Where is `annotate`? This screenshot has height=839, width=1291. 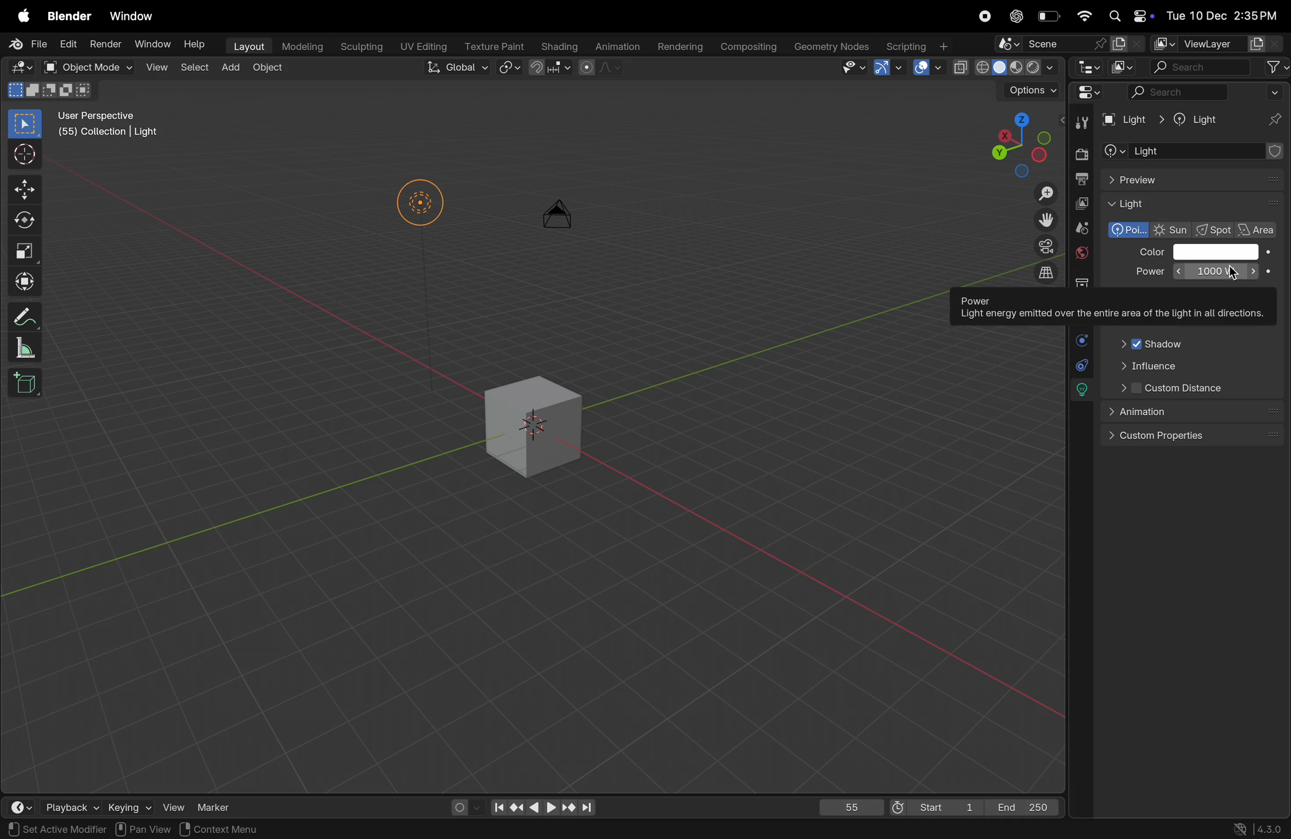
annotate is located at coordinates (28, 315).